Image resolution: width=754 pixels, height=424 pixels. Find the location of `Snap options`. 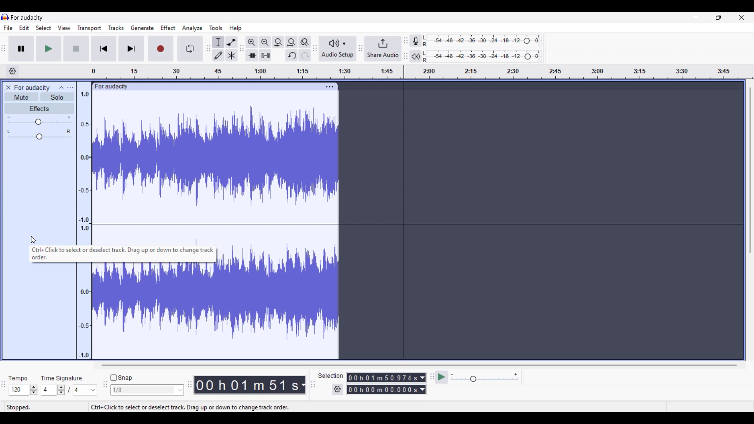

Snap options is located at coordinates (148, 390).